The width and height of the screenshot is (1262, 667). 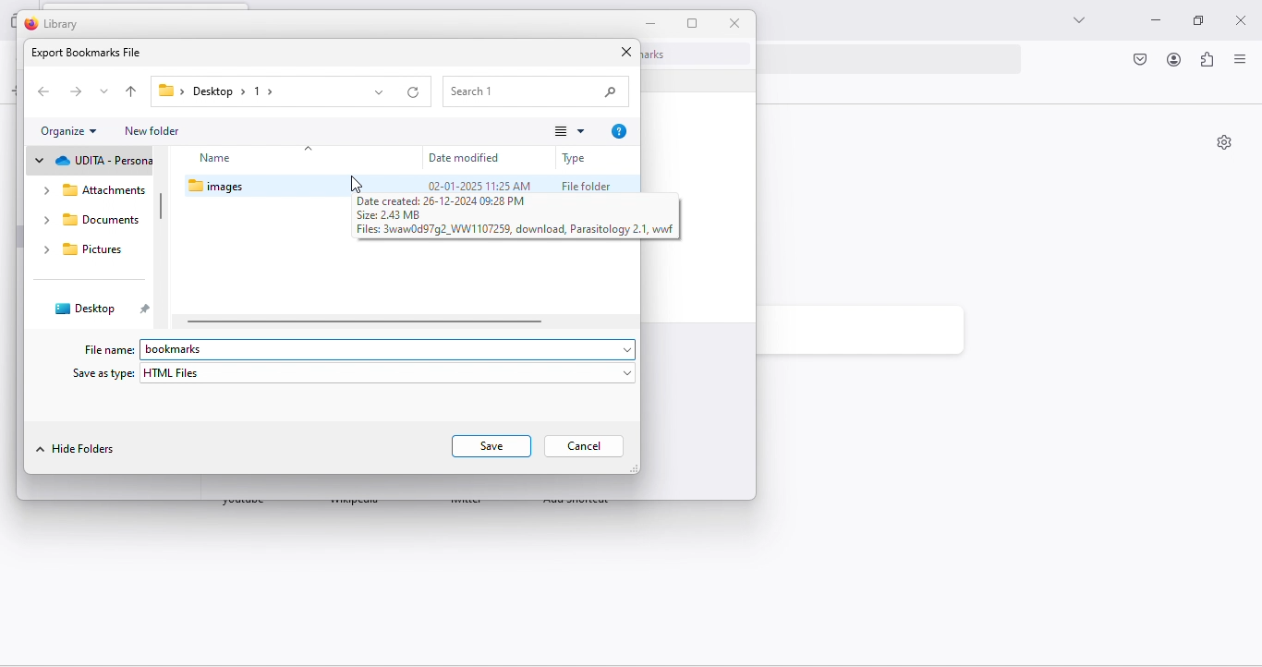 What do you see at coordinates (133, 91) in the screenshot?
I see `up` at bounding box center [133, 91].